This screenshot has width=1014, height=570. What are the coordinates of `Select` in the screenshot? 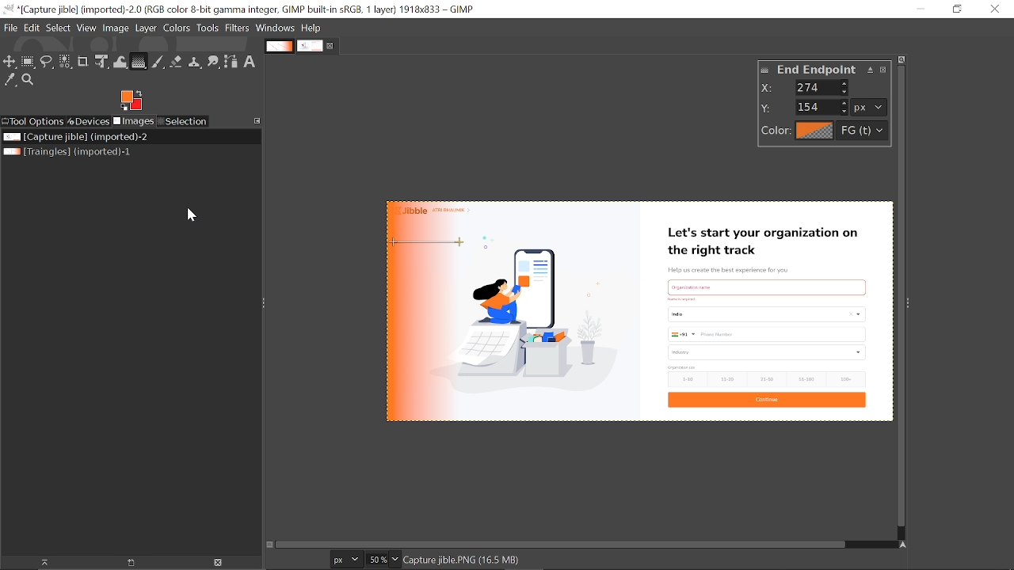 It's located at (58, 28).